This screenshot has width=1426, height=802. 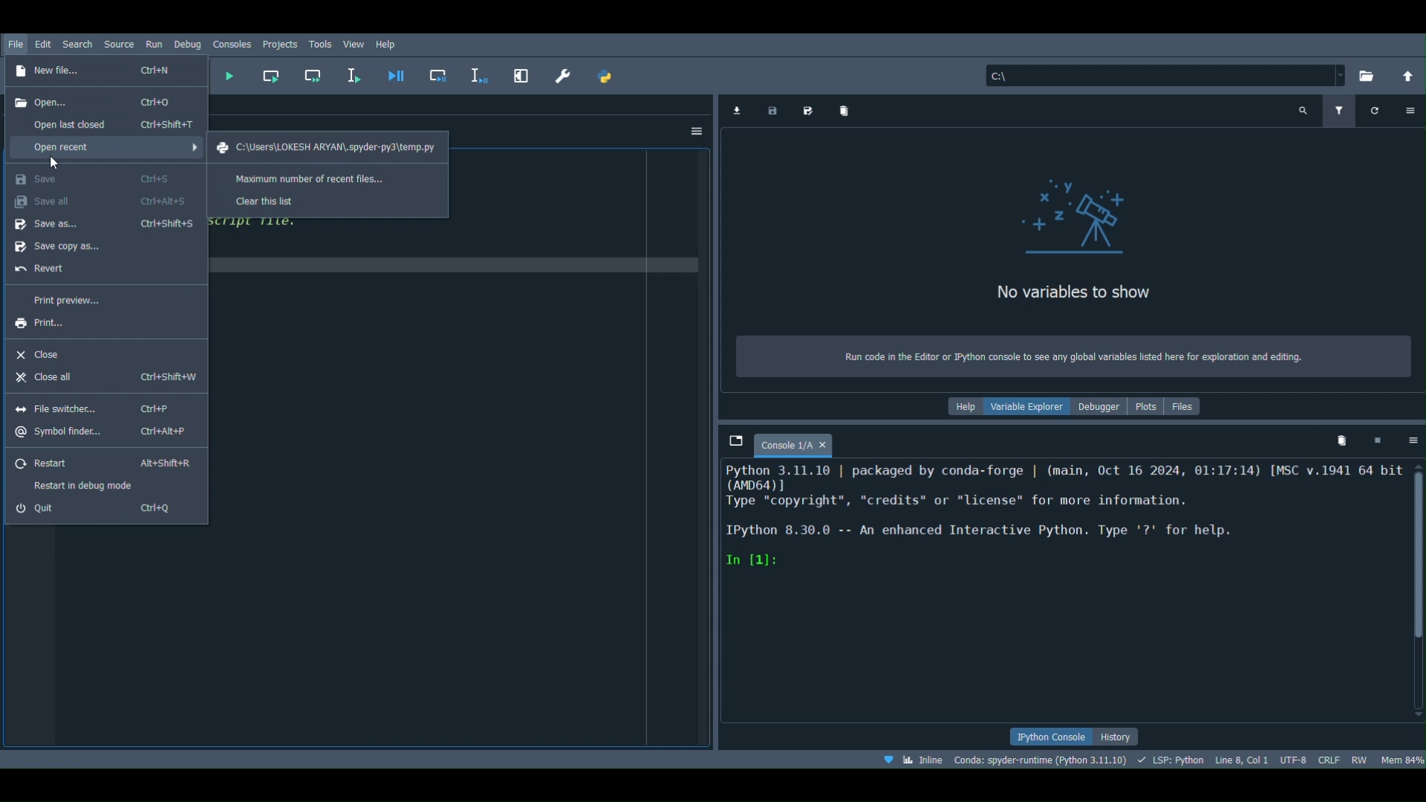 I want to click on Completions, linting, code folding and symbols status, so click(x=1171, y=760).